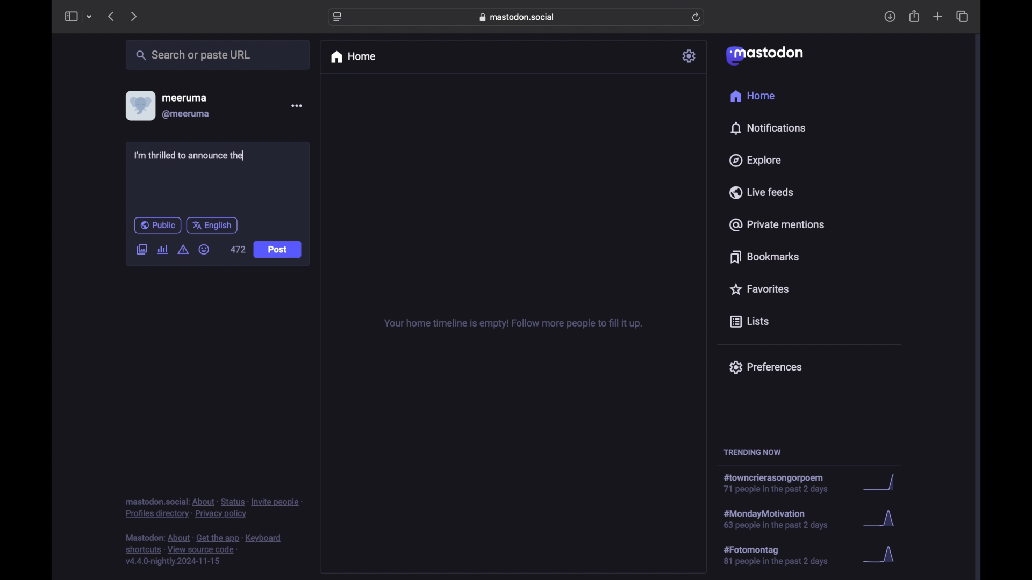  I want to click on hashtag trend, so click(783, 554).